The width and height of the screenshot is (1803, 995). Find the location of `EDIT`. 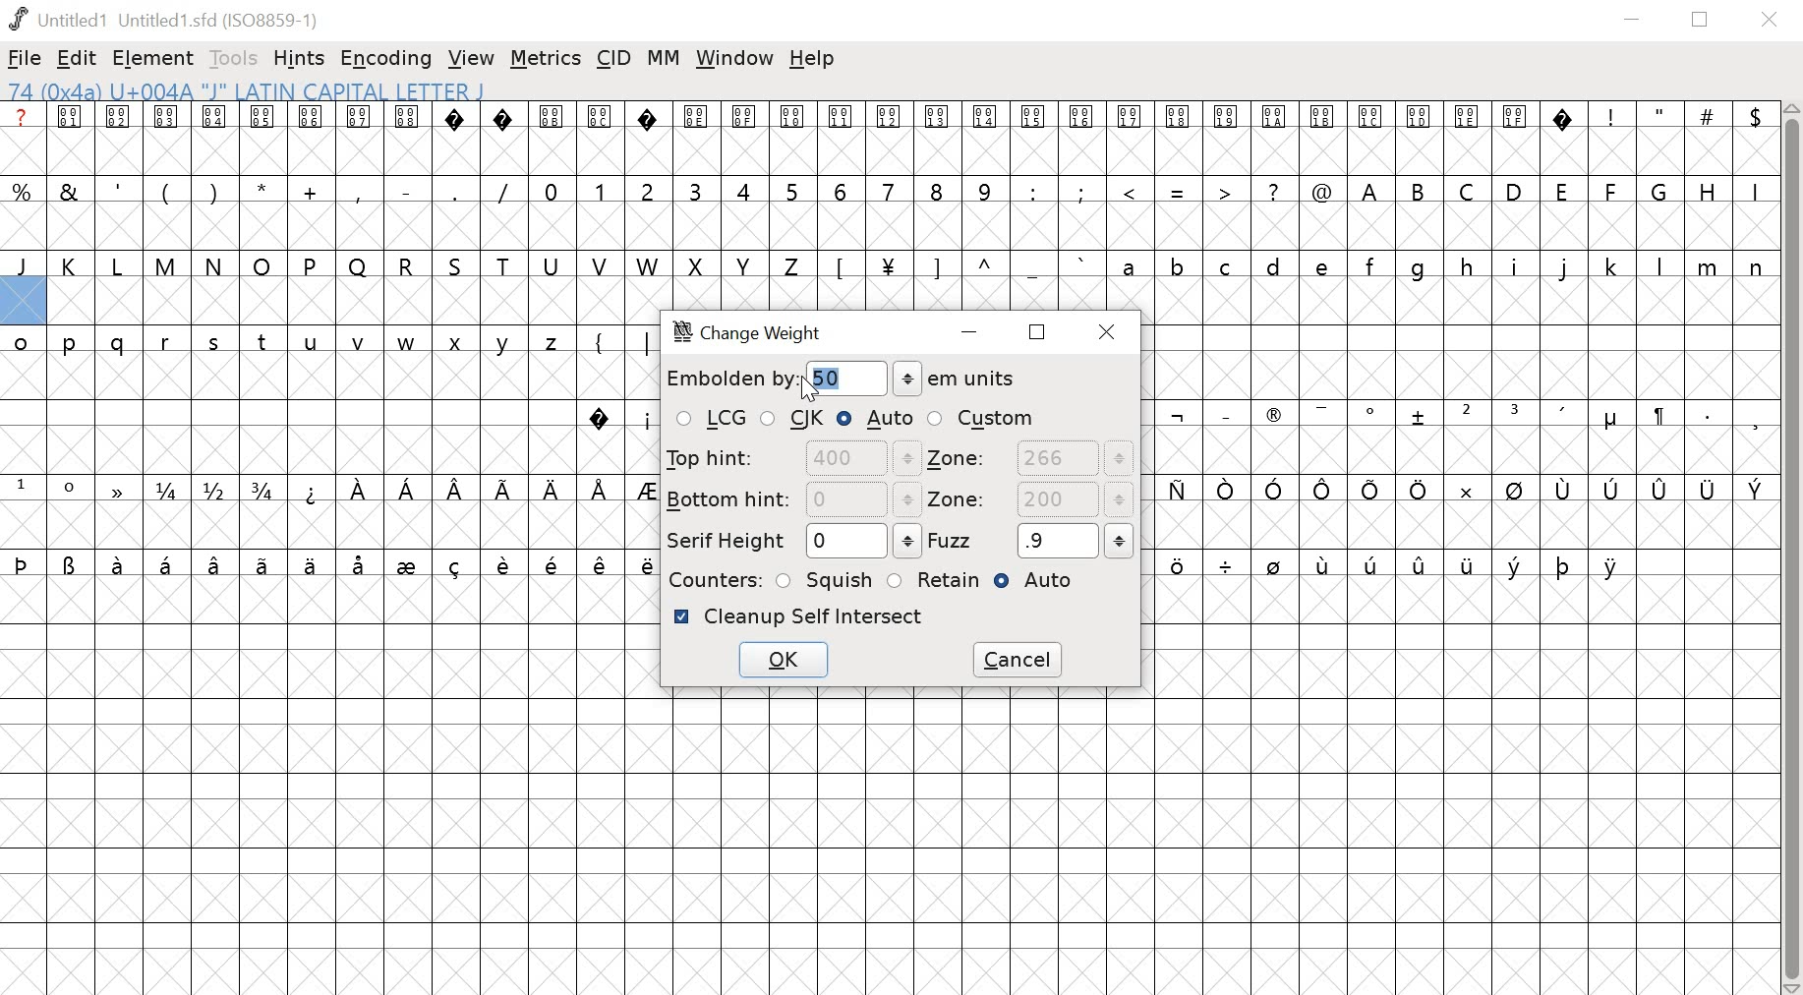

EDIT is located at coordinates (78, 60).